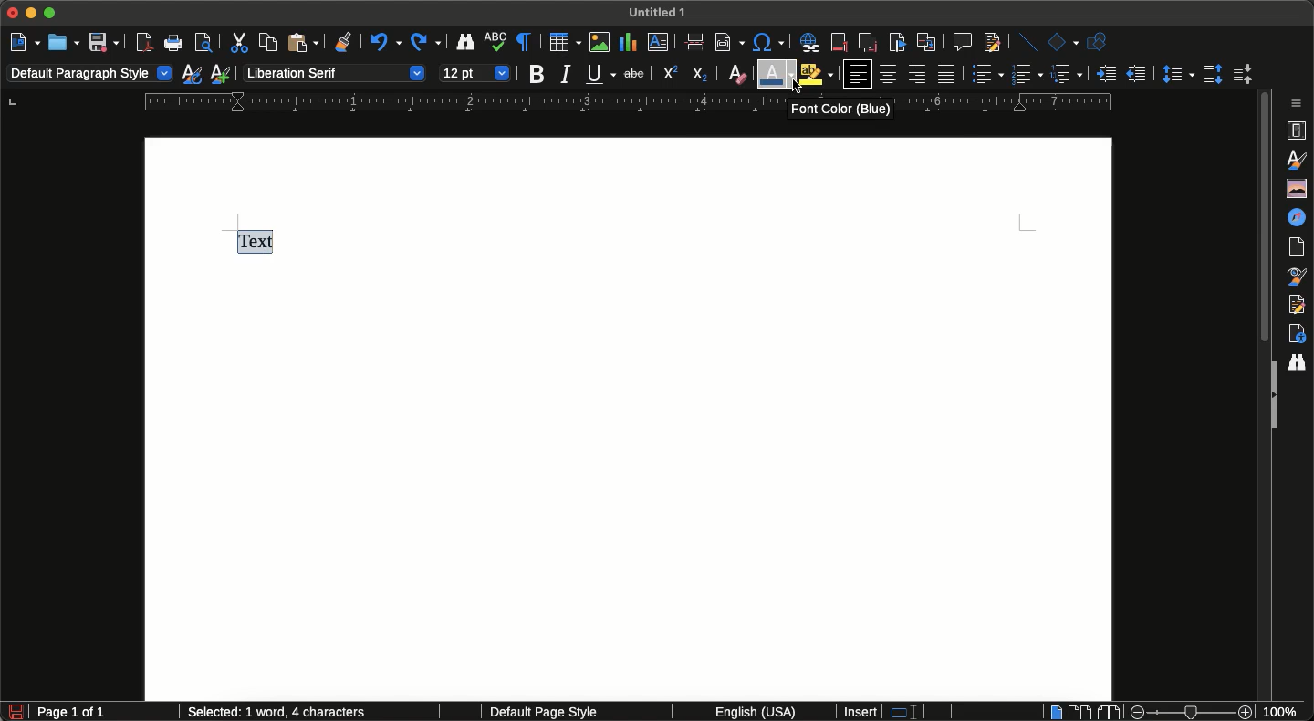 The image size is (1314, 721). I want to click on Save, so click(103, 42).